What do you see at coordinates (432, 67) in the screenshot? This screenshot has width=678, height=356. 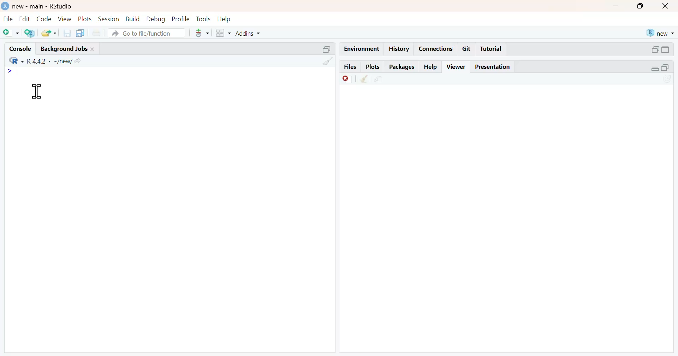 I see `help` at bounding box center [432, 67].